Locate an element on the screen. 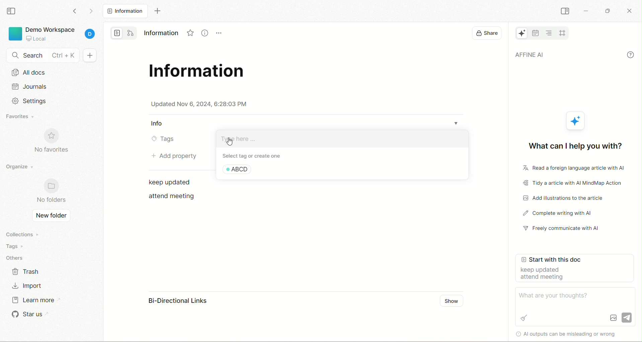  others is located at coordinates (17, 257).